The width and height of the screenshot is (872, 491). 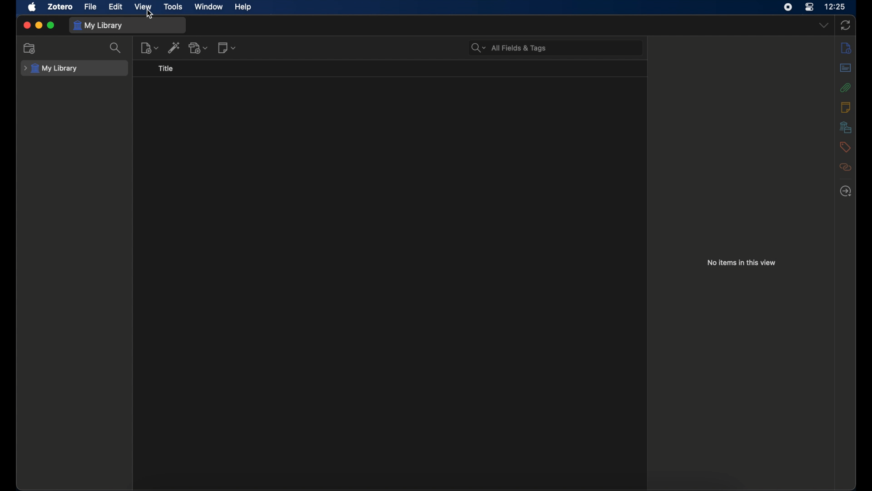 I want to click on control center, so click(x=810, y=7).